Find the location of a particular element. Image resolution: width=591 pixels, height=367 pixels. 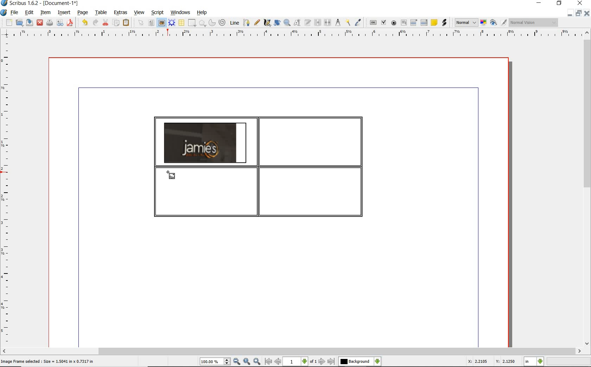

rotate item is located at coordinates (277, 23).